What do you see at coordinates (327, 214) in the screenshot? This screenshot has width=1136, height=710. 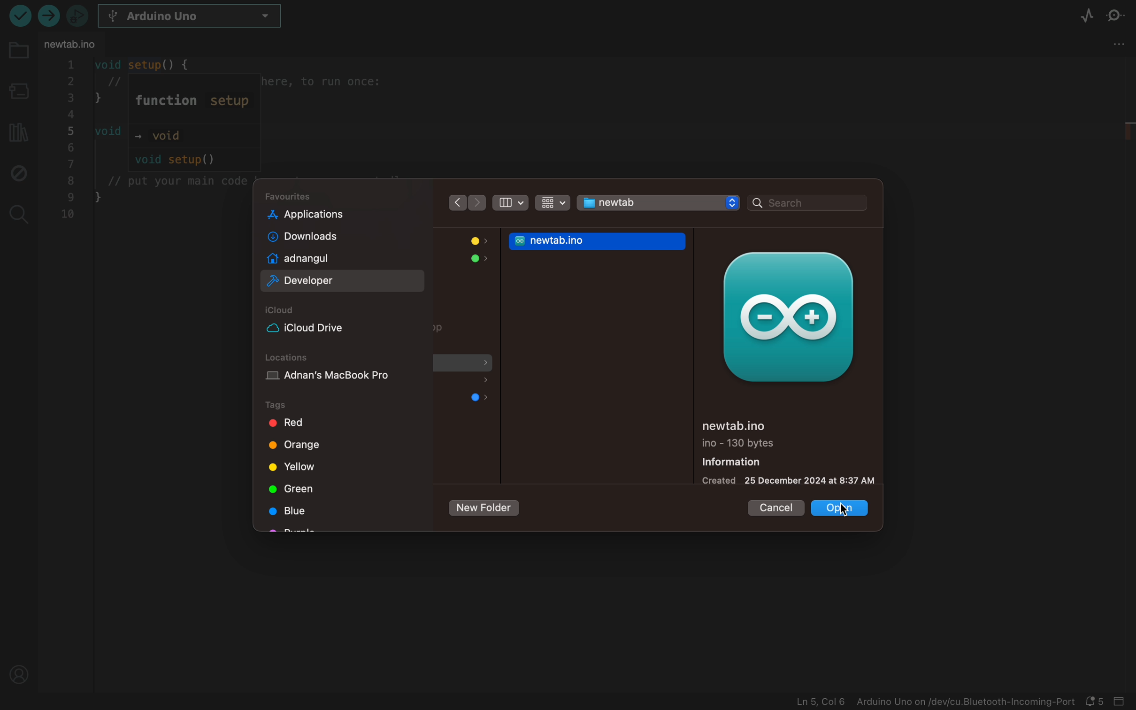 I see `applications` at bounding box center [327, 214].